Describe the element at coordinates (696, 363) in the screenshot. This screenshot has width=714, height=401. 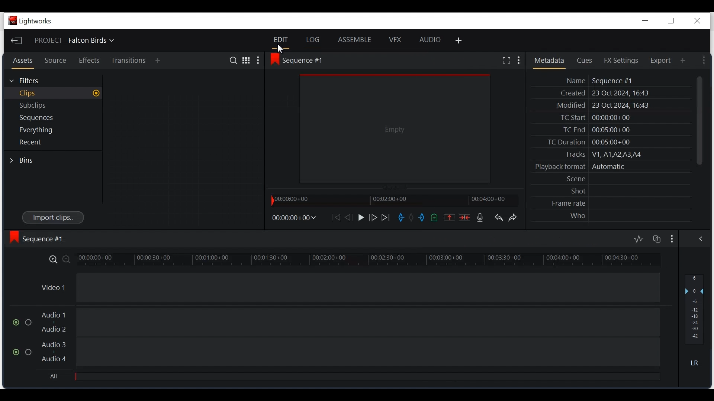
I see `Mute` at that location.